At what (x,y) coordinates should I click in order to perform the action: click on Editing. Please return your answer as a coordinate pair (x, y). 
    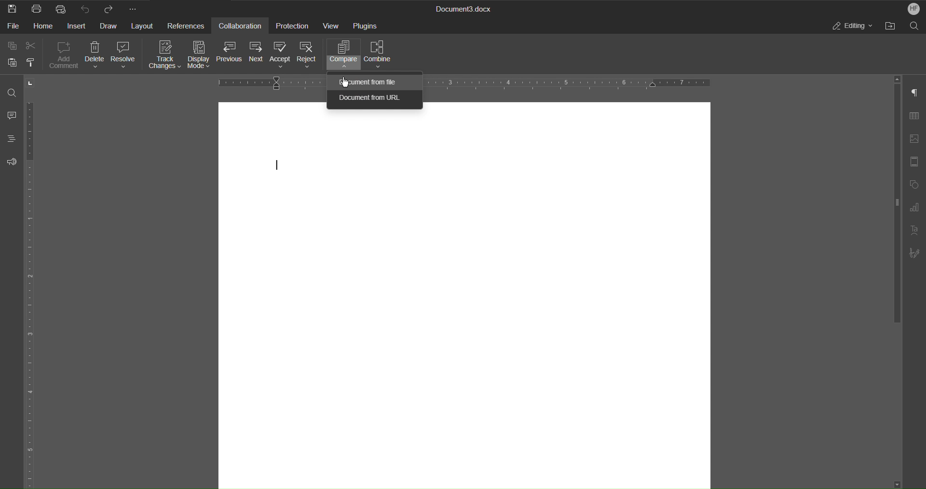
    Looking at the image, I should click on (851, 27).